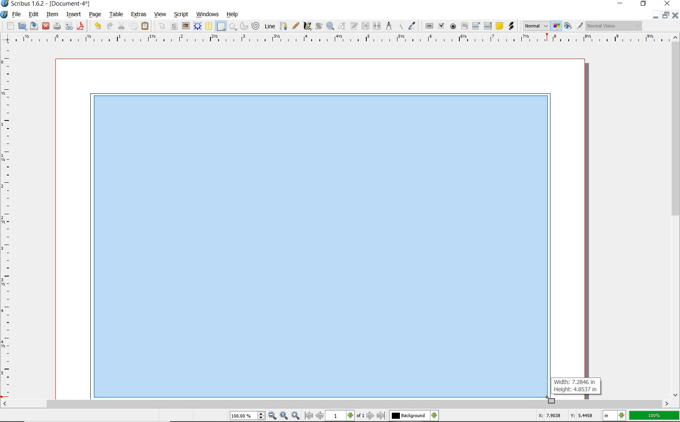  Describe the element at coordinates (557, 27) in the screenshot. I see `toggle color management` at that location.